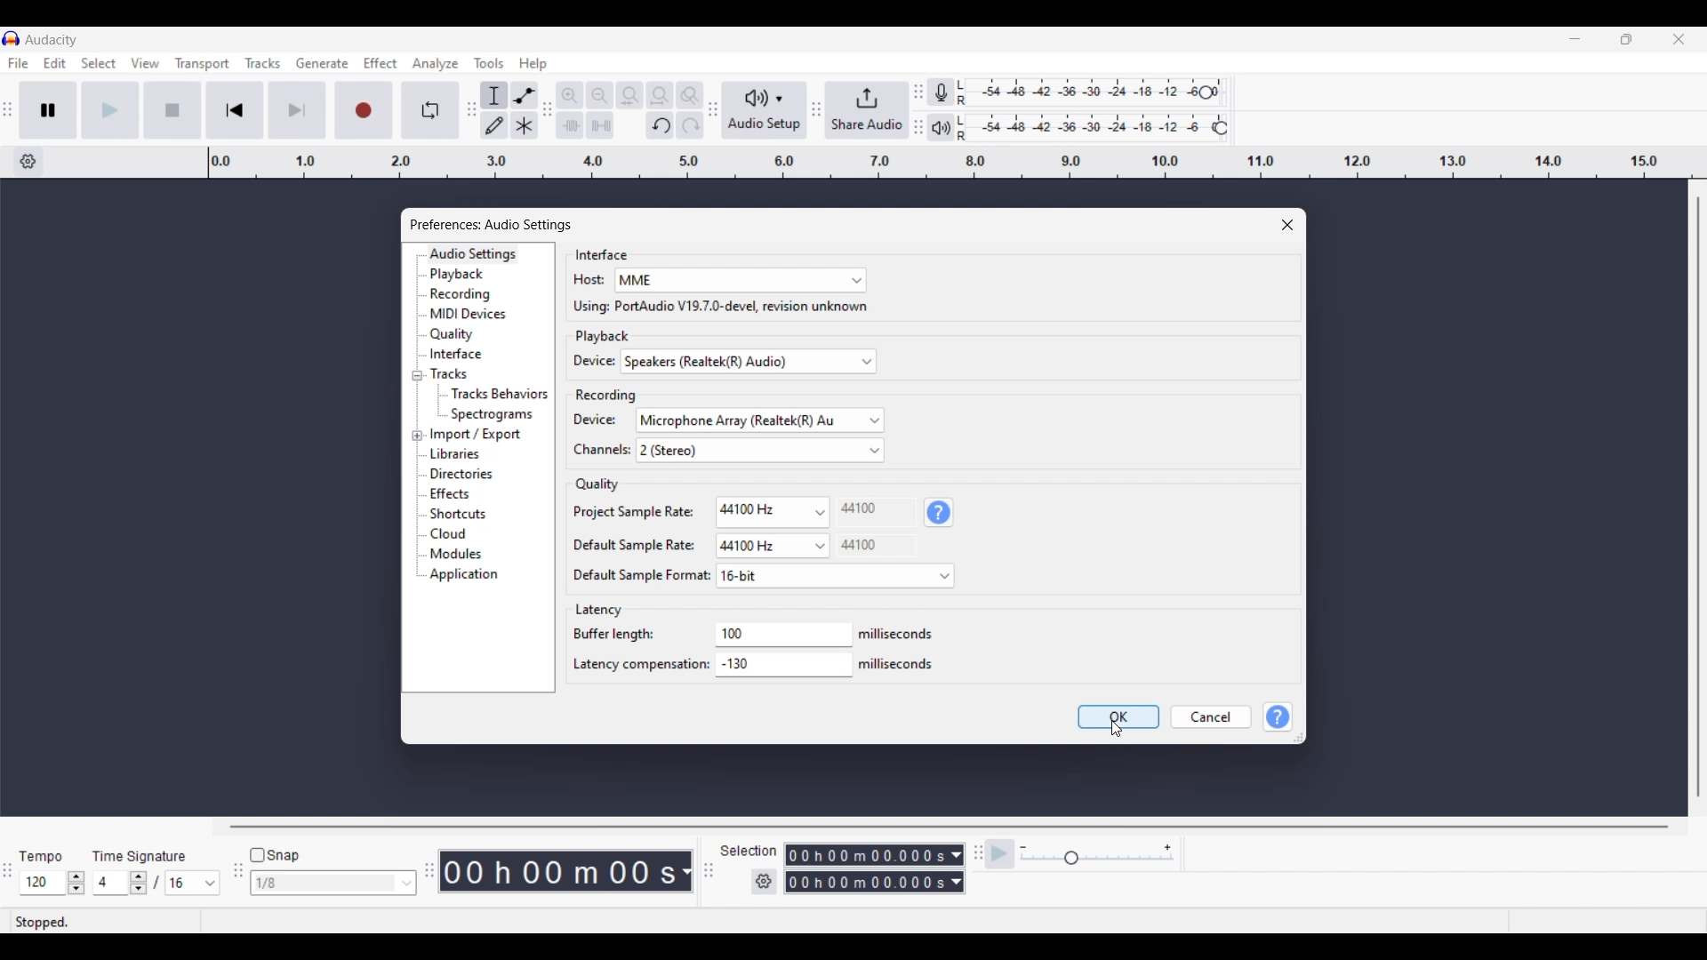  Describe the element at coordinates (495, 125) in the screenshot. I see `Draw tool` at that location.